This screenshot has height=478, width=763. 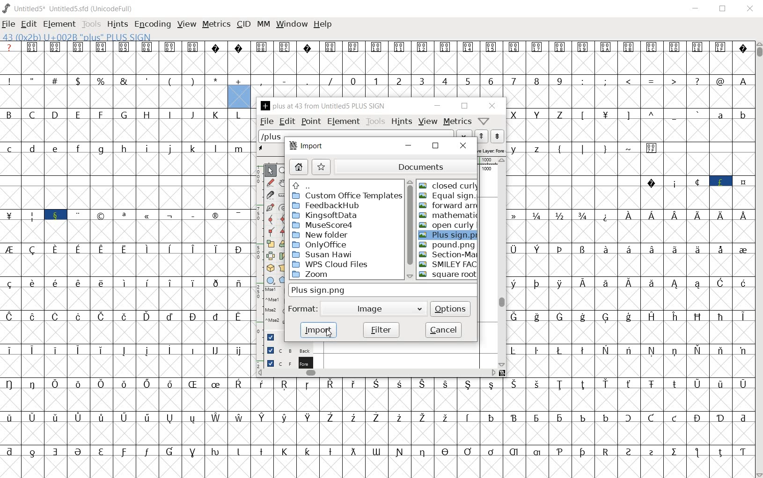 What do you see at coordinates (270, 196) in the screenshot?
I see `cut splines in two` at bounding box center [270, 196].